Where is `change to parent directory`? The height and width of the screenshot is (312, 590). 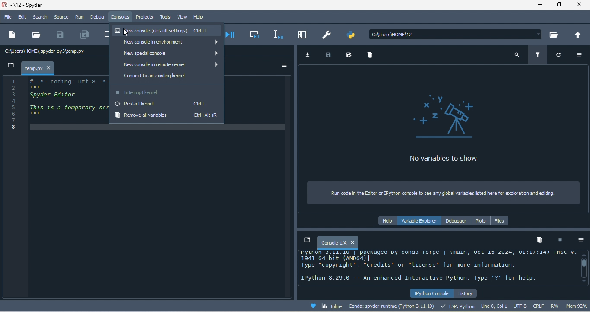
change to parent directory is located at coordinates (579, 35).